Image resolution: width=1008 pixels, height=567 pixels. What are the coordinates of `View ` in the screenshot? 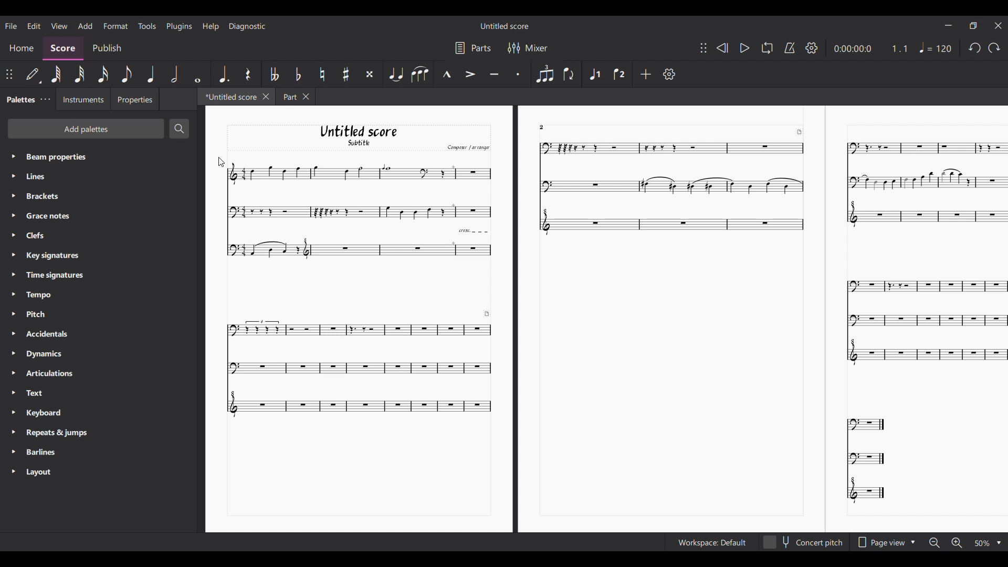 It's located at (59, 26).